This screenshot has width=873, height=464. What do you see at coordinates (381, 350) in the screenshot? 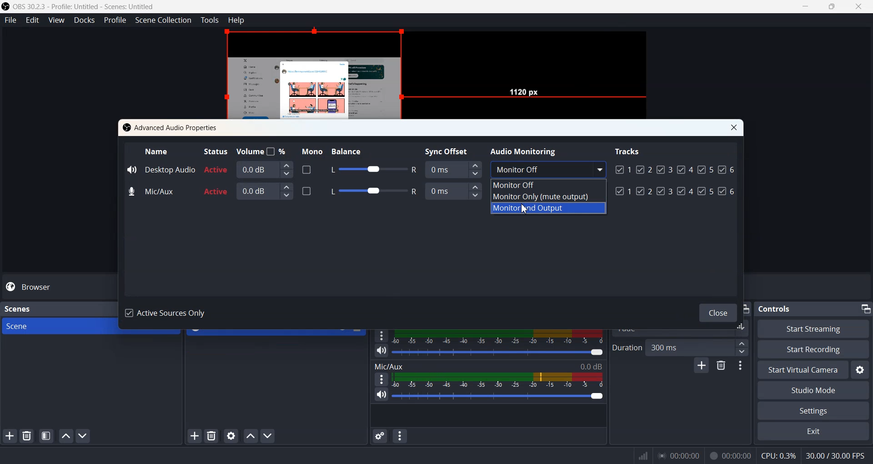
I see `Mute / Unmute` at bounding box center [381, 350].